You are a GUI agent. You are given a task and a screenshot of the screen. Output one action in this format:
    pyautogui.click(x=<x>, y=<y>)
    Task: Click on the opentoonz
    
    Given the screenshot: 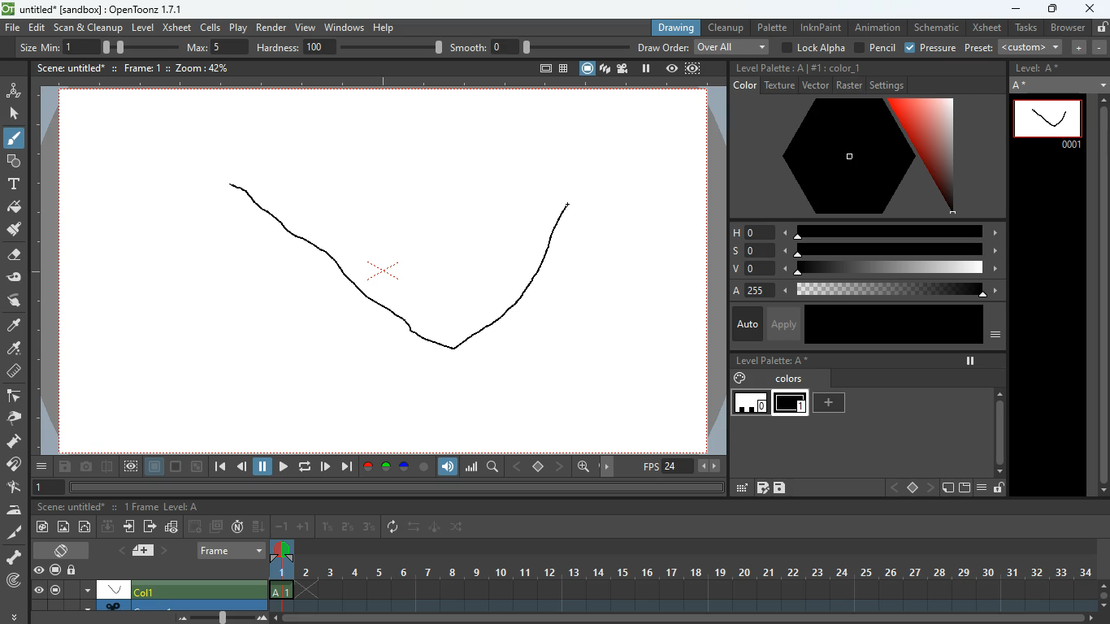 What is the action you would take?
    pyautogui.click(x=96, y=11)
    